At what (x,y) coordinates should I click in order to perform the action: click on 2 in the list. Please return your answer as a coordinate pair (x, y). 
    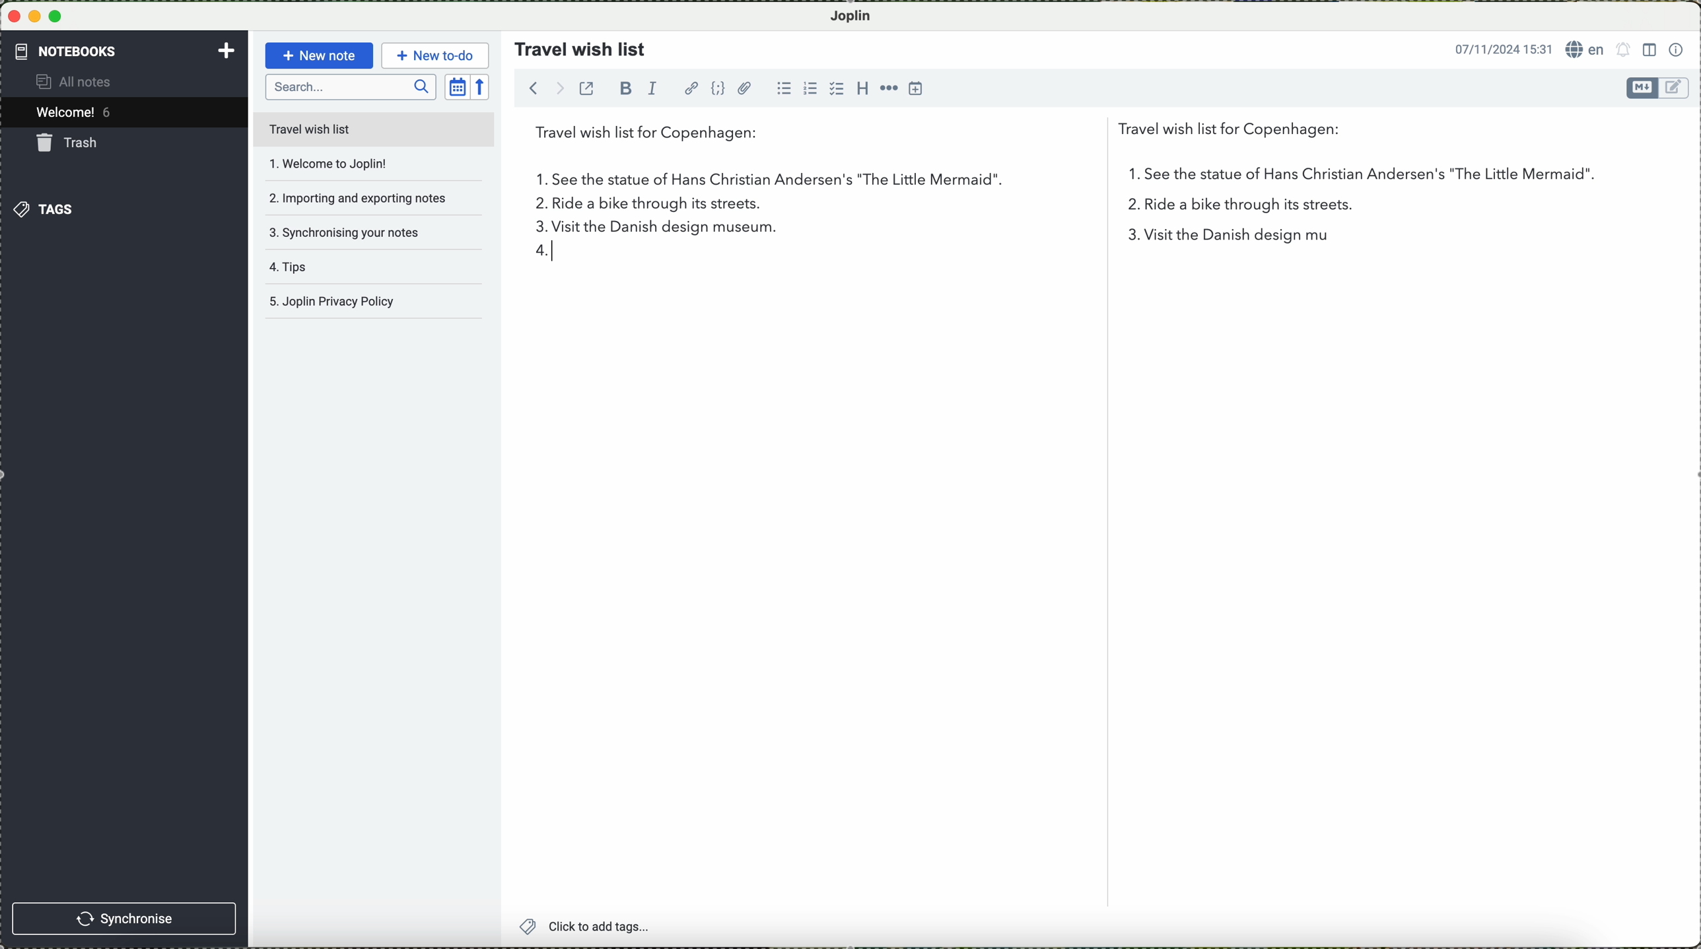
    Looking at the image, I should click on (1212, 208).